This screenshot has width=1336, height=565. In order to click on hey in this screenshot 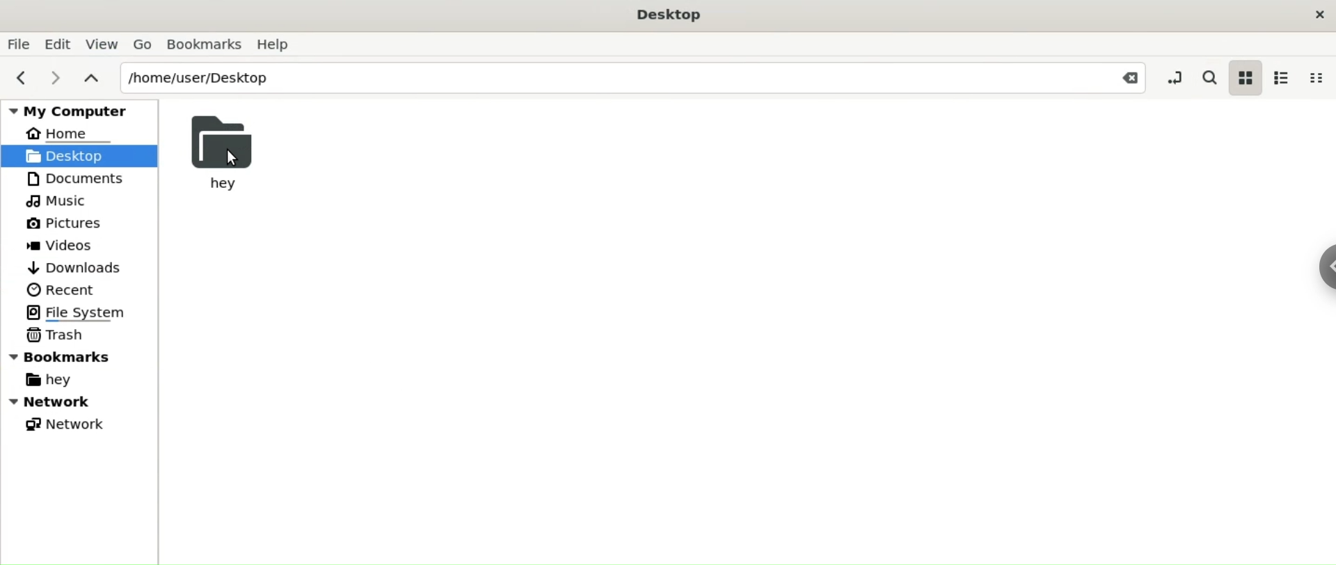, I will do `click(224, 154)`.